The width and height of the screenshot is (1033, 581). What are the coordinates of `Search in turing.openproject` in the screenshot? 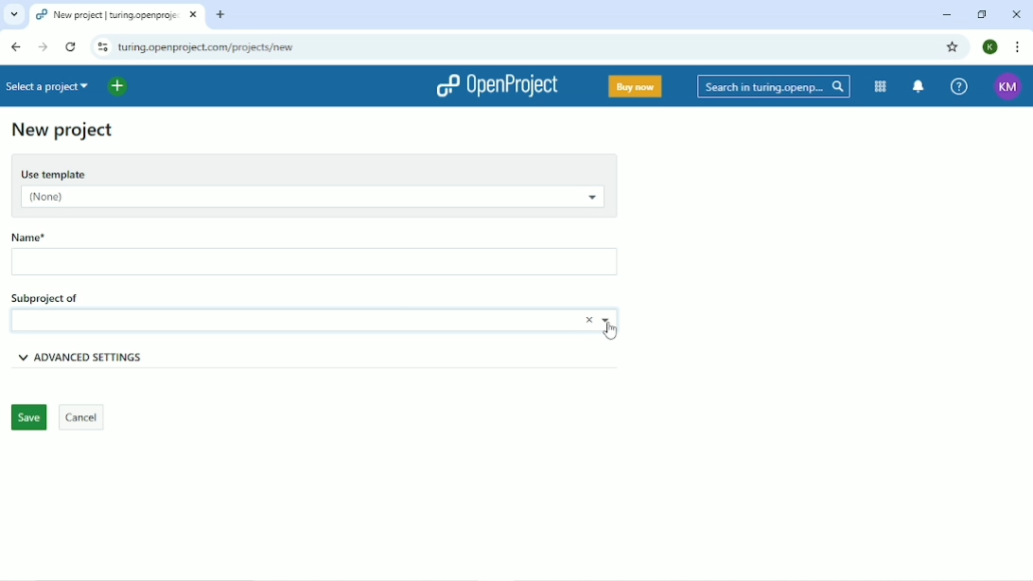 It's located at (772, 86).